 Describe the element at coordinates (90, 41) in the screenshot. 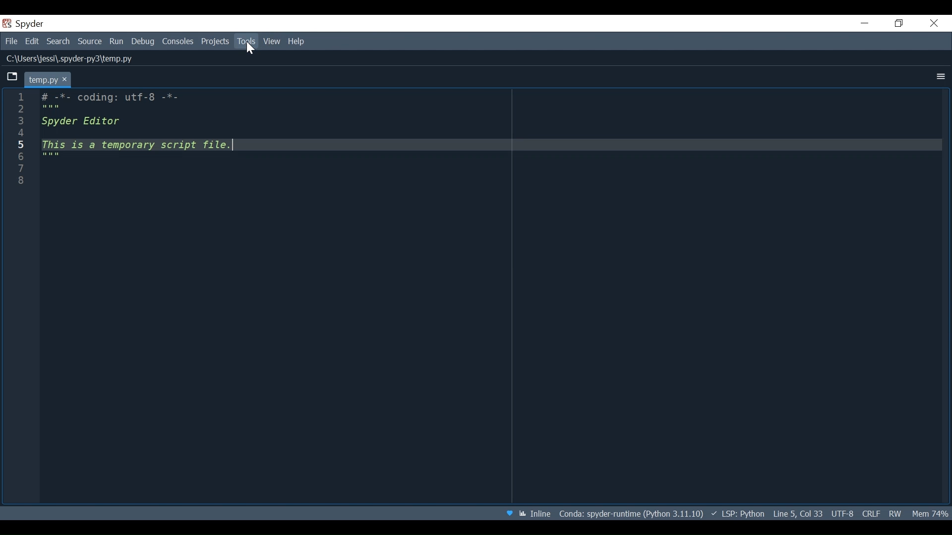

I see `Source` at that location.